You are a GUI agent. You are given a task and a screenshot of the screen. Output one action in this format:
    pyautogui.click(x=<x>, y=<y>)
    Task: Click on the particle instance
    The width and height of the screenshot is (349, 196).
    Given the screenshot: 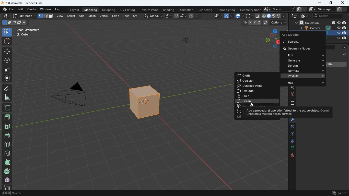 What is the action you would take?
    pyautogui.click(x=252, y=106)
    